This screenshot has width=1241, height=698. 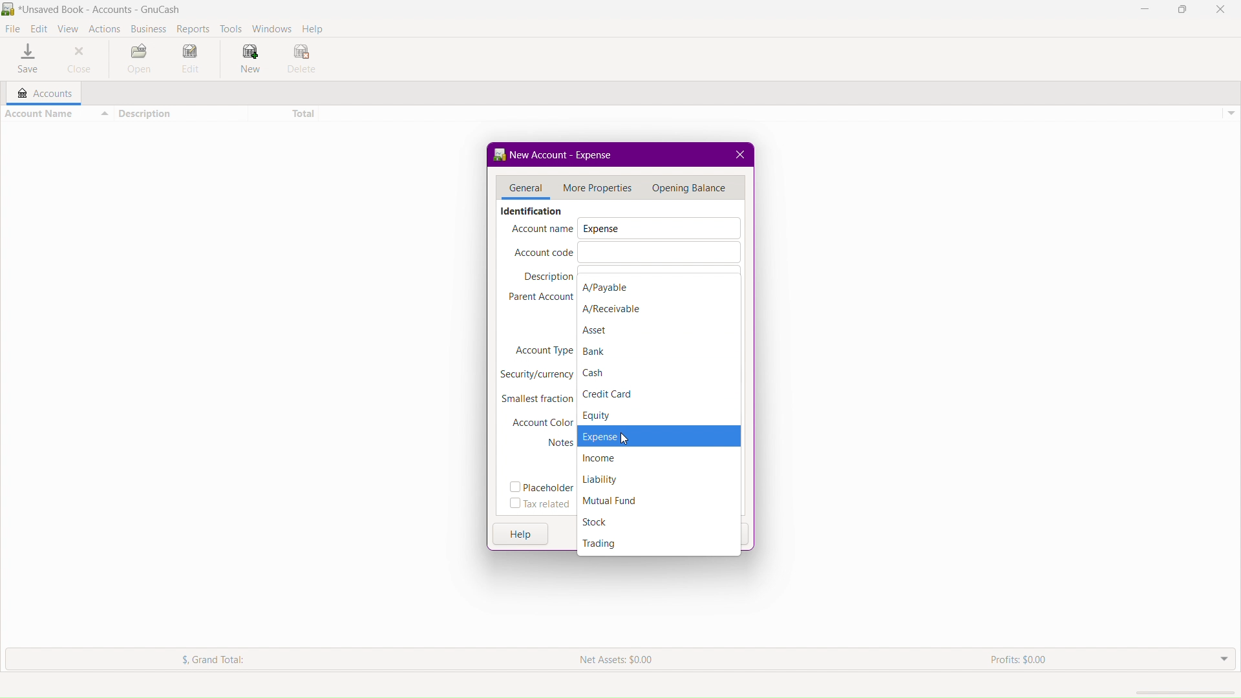 I want to click on General, so click(x=522, y=189).